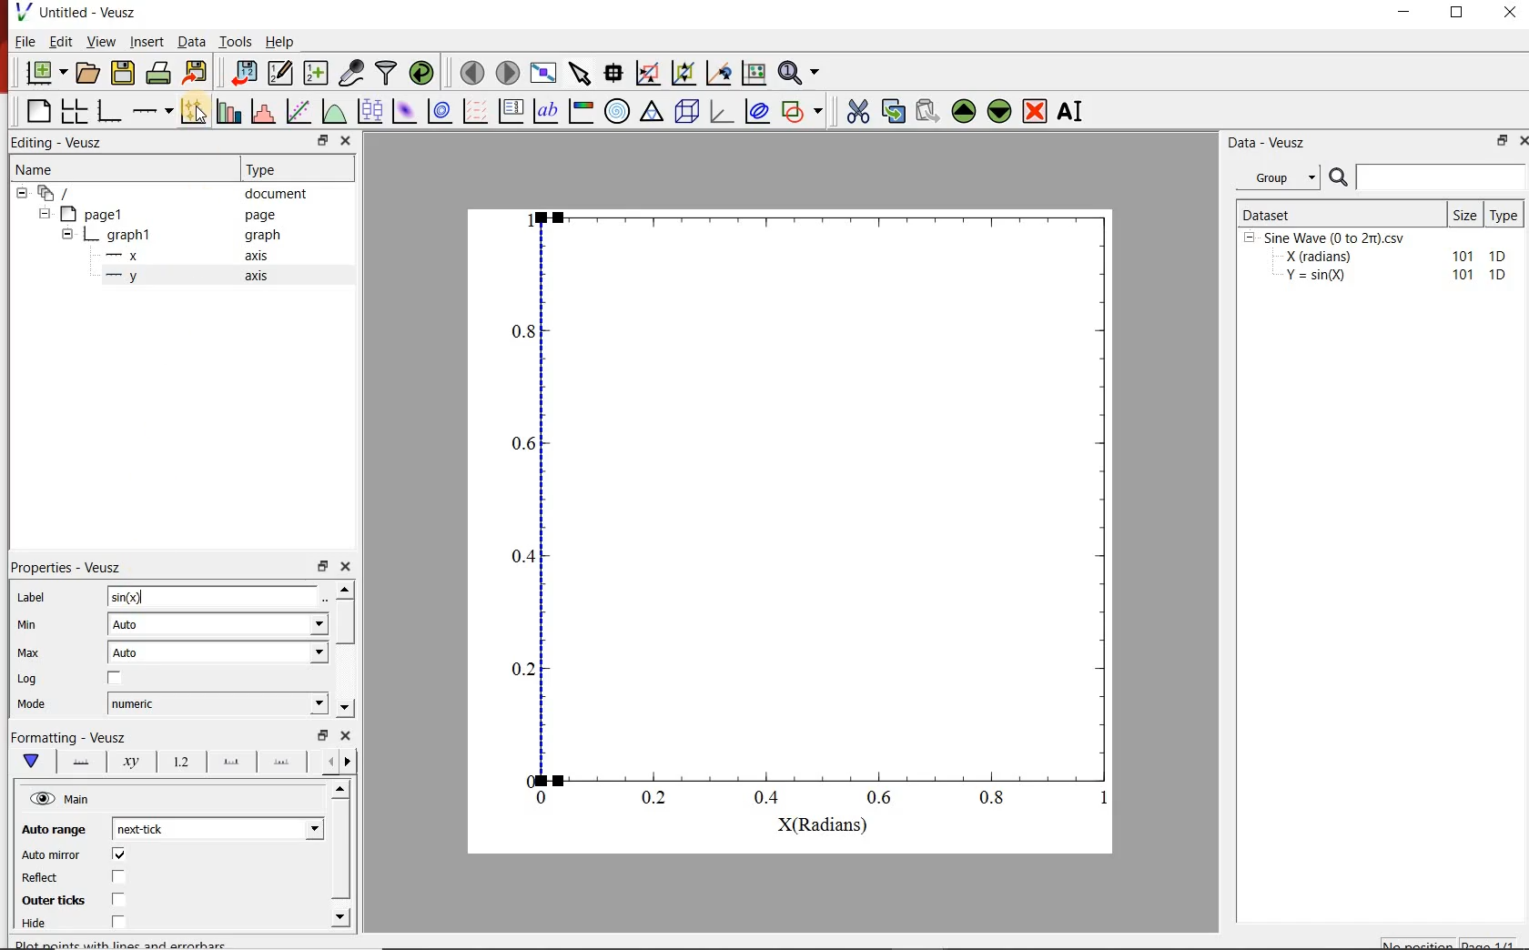  Describe the element at coordinates (218, 625) in the screenshot. I see `Auto` at that location.